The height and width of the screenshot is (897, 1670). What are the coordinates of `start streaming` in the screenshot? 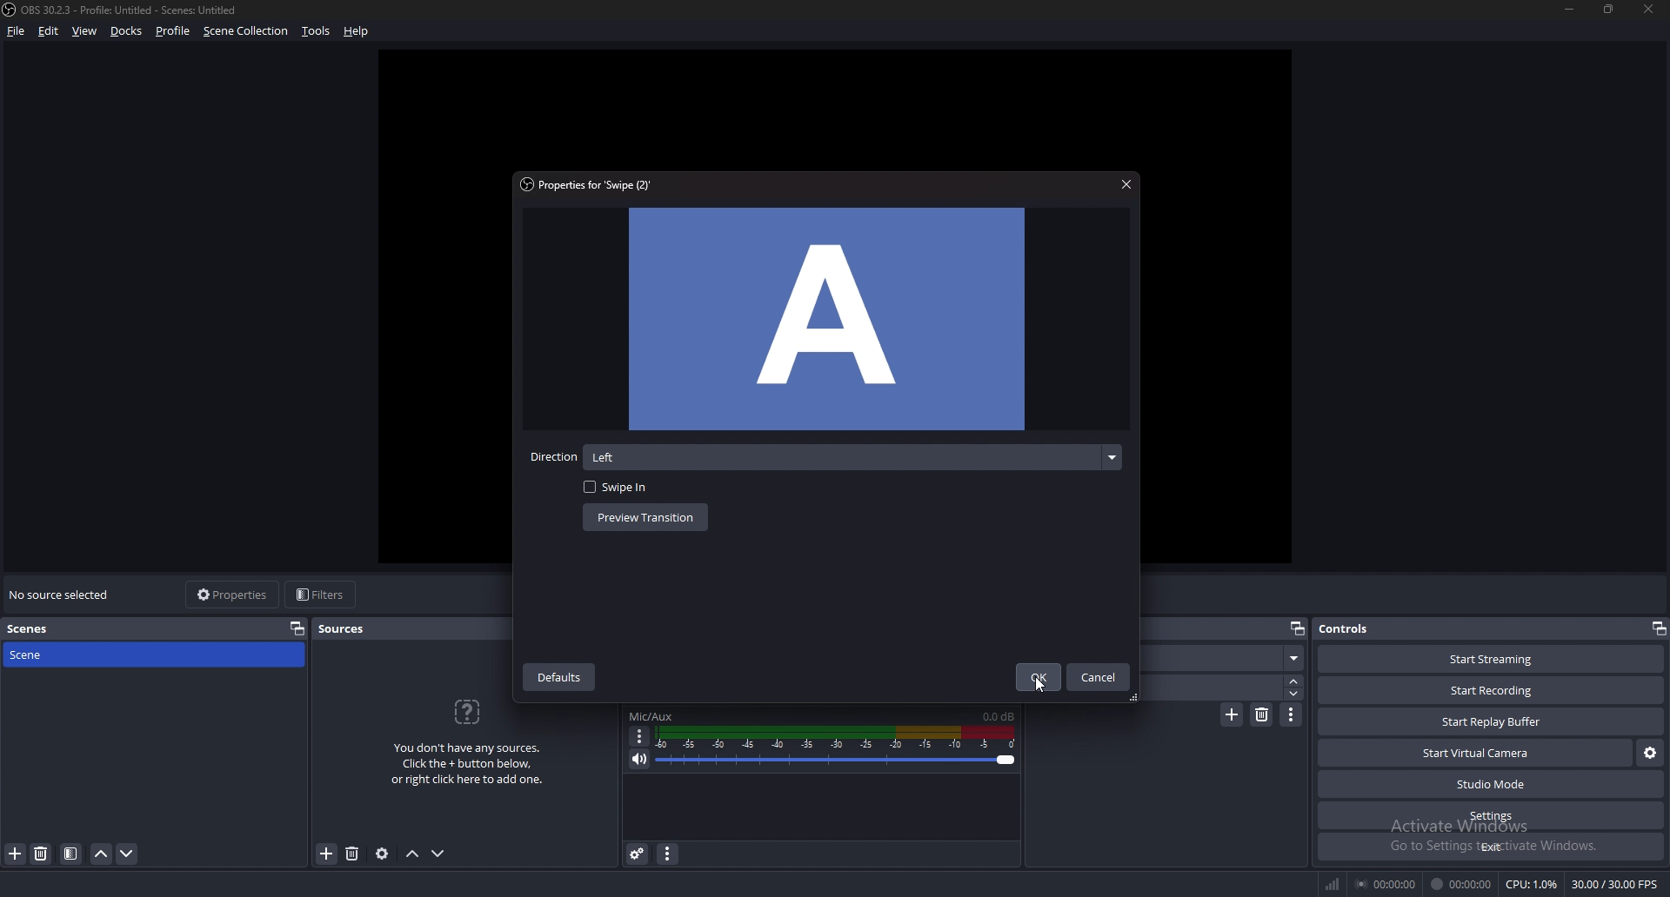 It's located at (1491, 660).